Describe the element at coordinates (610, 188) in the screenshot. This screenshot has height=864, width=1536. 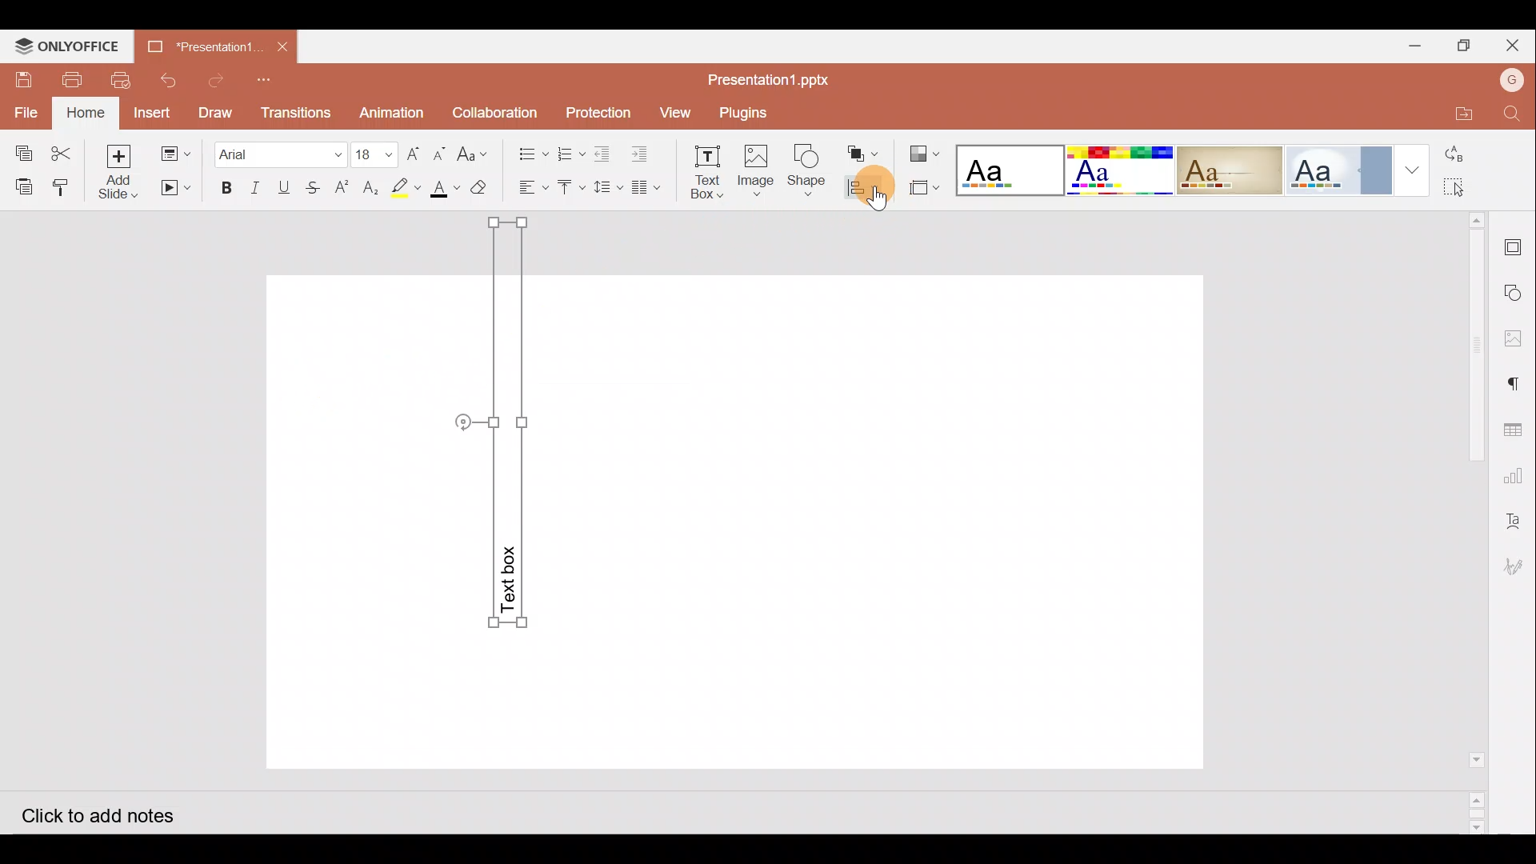
I see `Line spacing` at that location.